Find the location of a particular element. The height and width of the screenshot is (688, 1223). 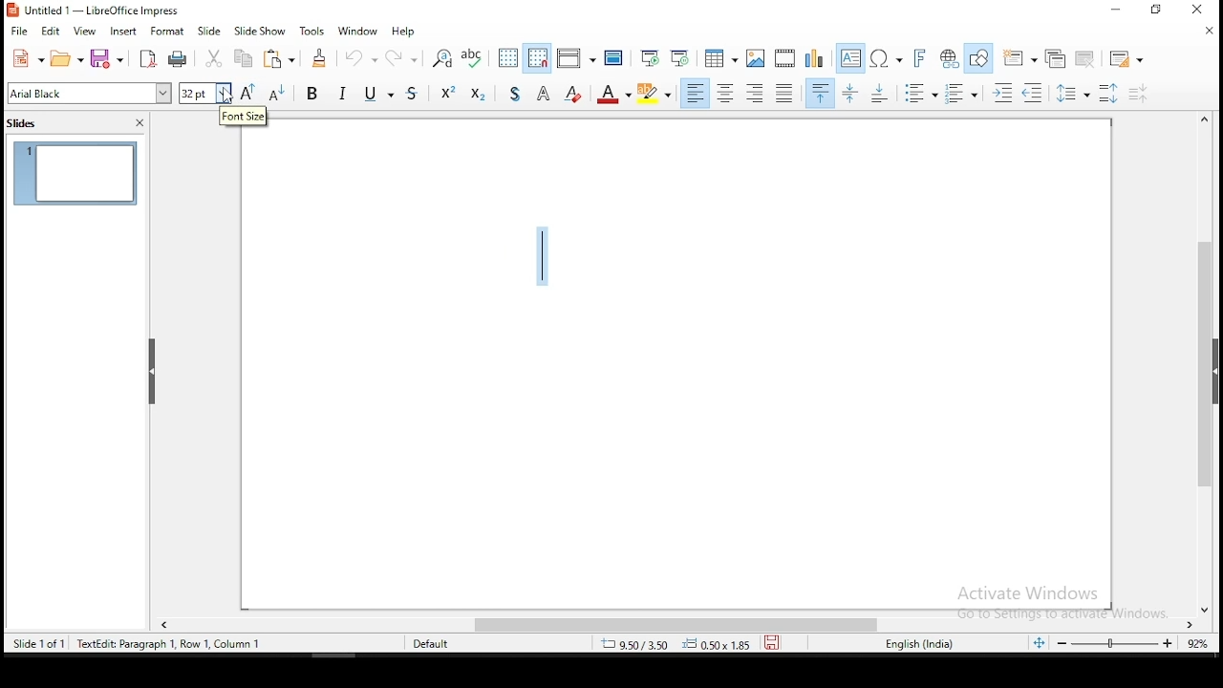

cursor is located at coordinates (228, 97).